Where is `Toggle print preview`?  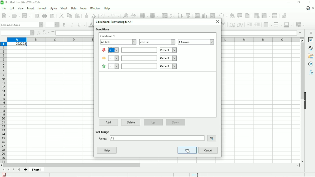
Toggle print preview is located at coordinates (52, 16).